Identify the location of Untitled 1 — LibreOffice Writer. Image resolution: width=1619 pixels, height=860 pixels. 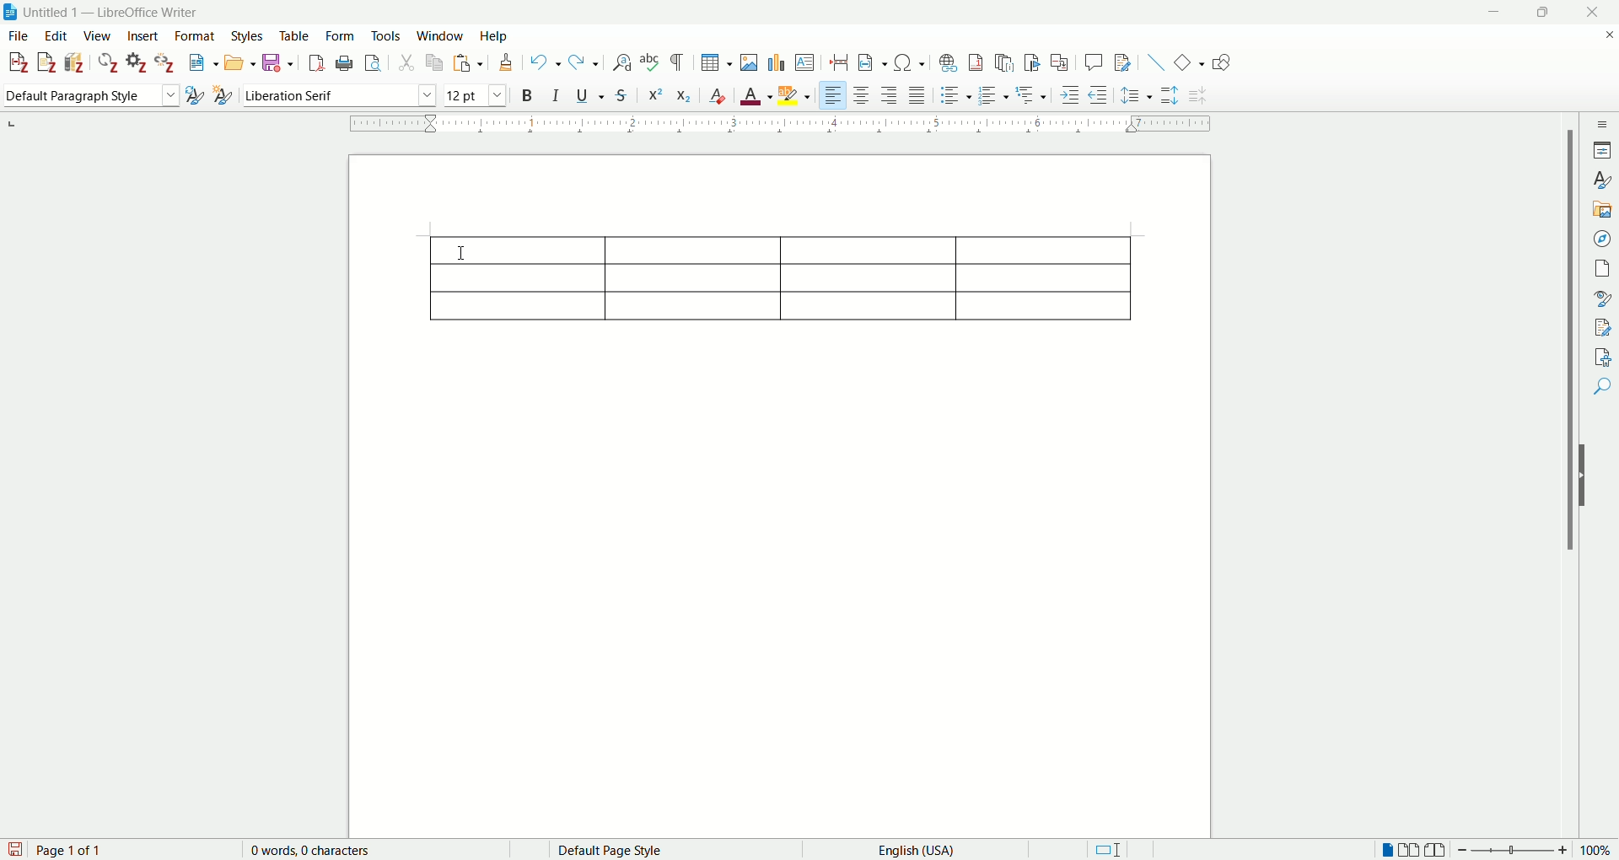
(111, 10).